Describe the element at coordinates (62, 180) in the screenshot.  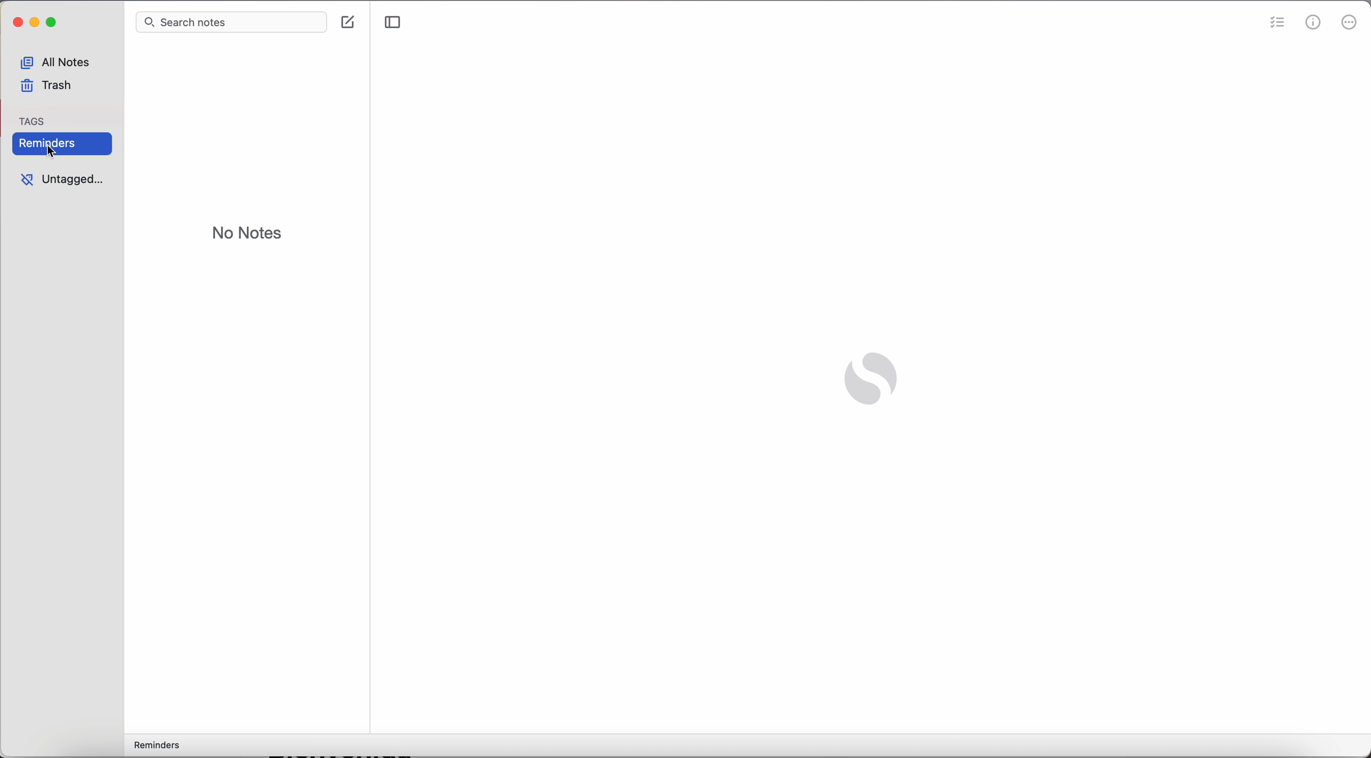
I see `untagged` at that location.